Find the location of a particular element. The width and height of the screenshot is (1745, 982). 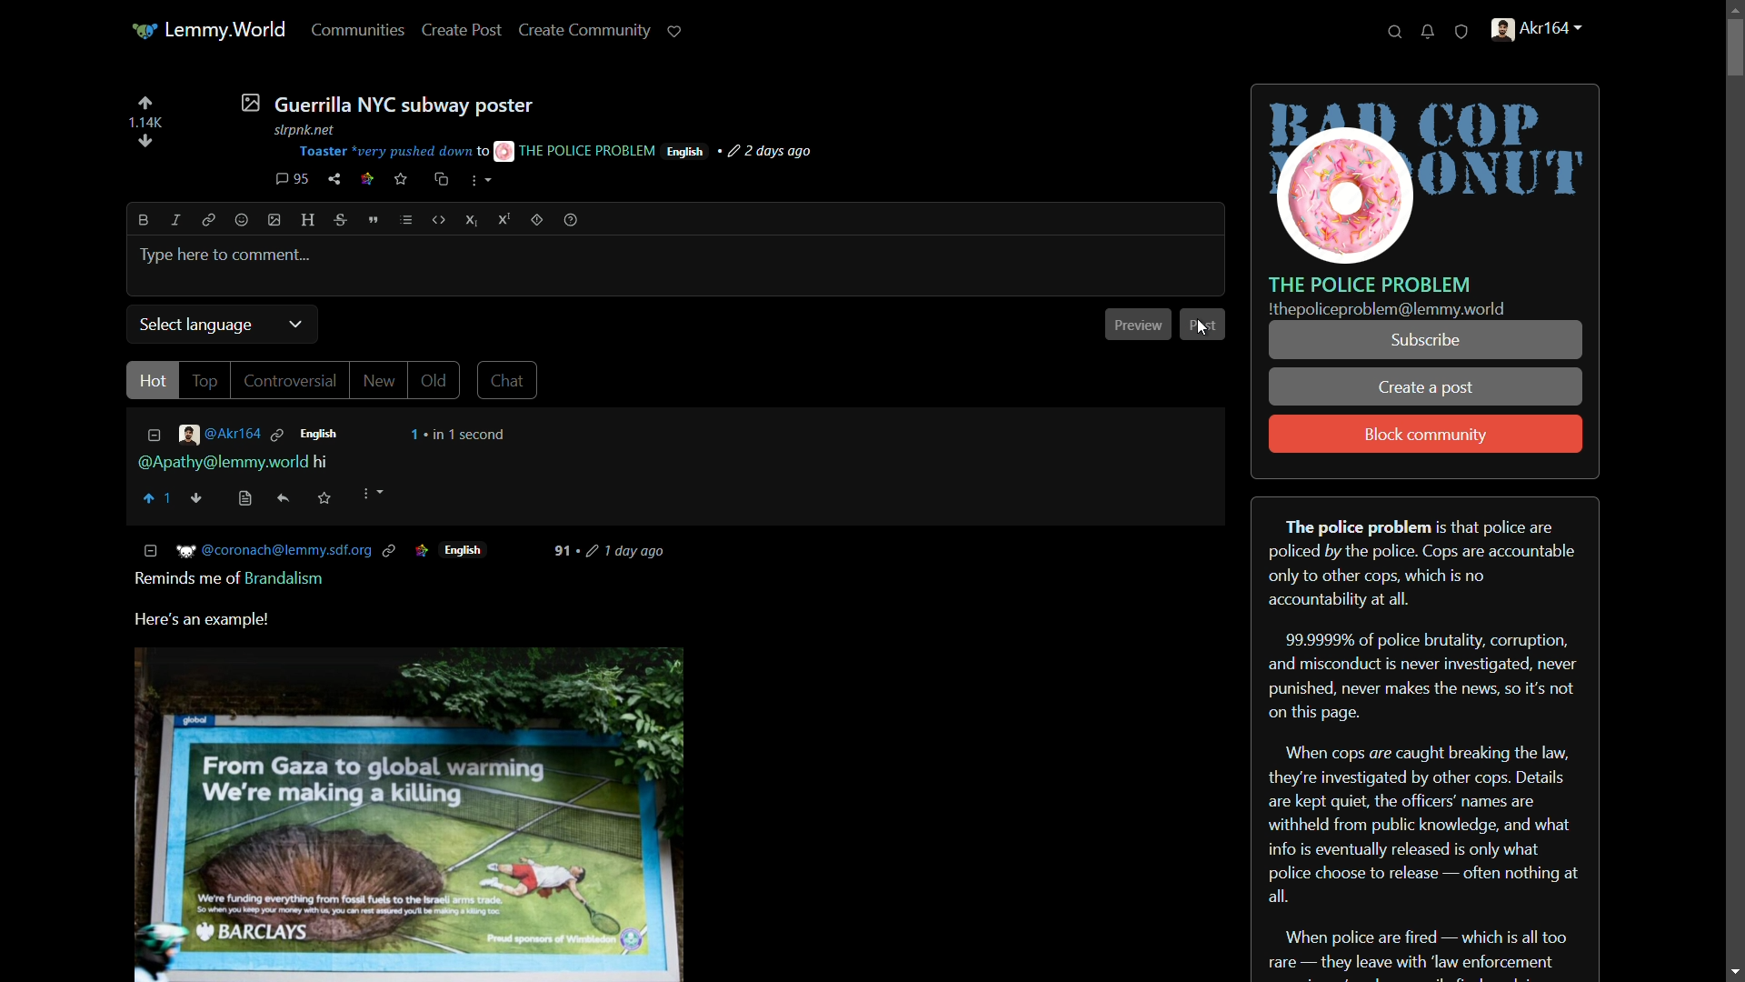

Hot is located at coordinates (152, 379).